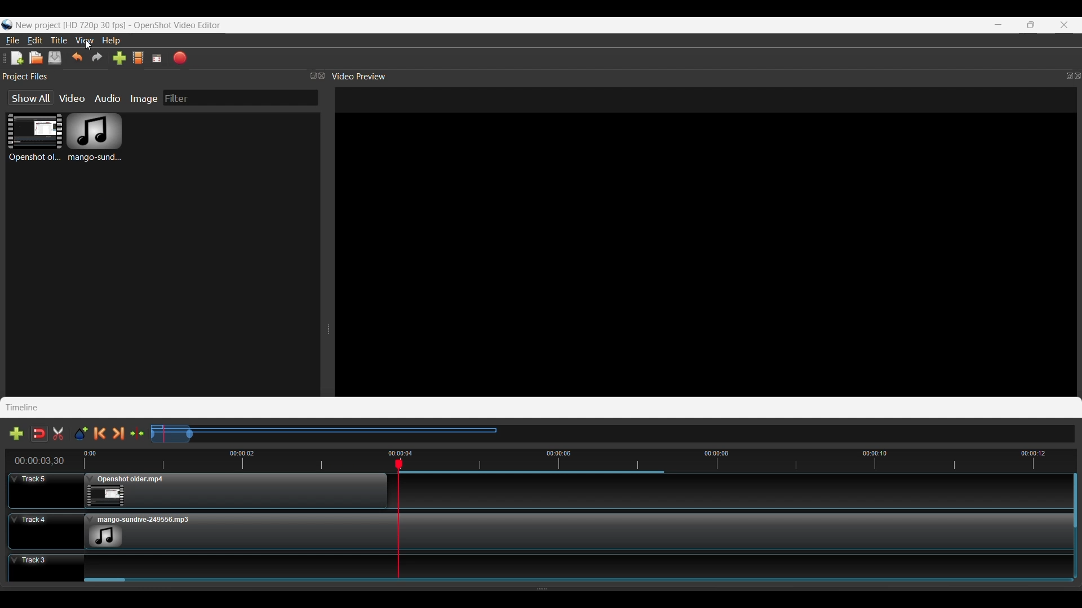 The width and height of the screenshot is (1082, 608). I want to click on Save Project, so click(55, 58).